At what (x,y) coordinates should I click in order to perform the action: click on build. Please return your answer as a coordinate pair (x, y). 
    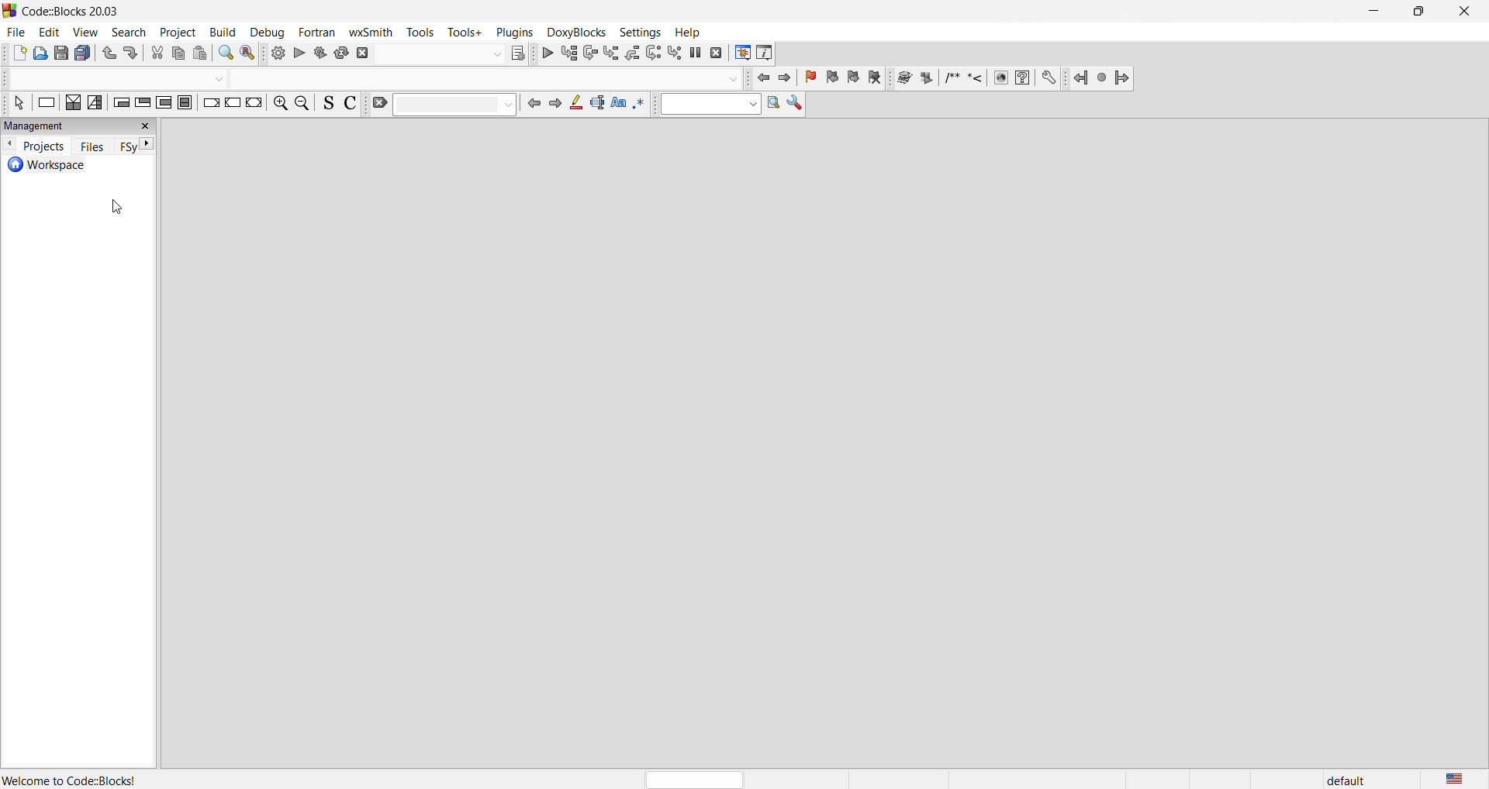
    Looking at the image, I should click on (278, 54).